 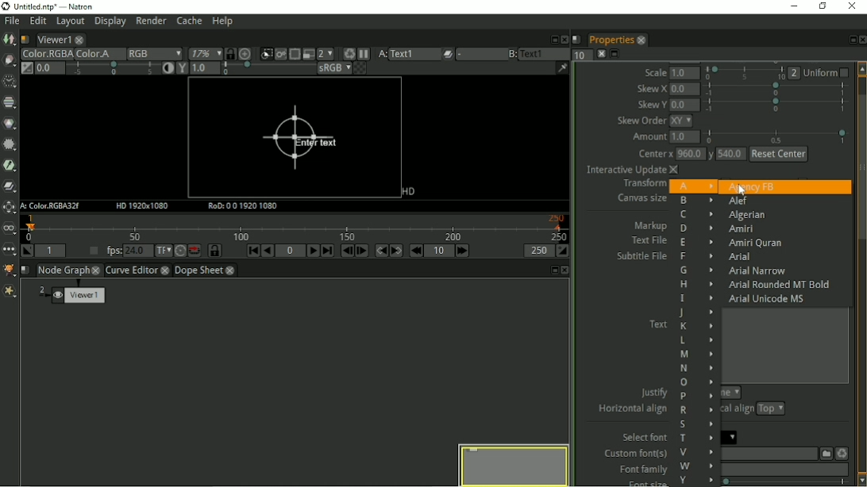 I want to click on Switch between "Neutral" 1.0 gain f-stop and the previous setting , so click(x=26, y=68).